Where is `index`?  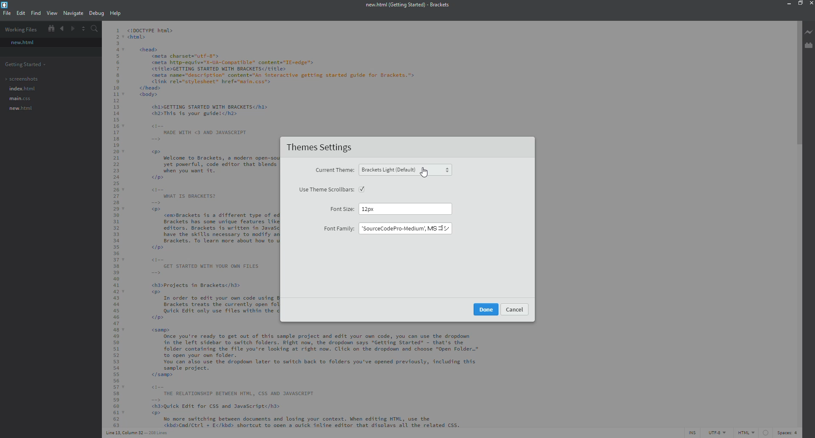
index is located at coordinates (21, 89).